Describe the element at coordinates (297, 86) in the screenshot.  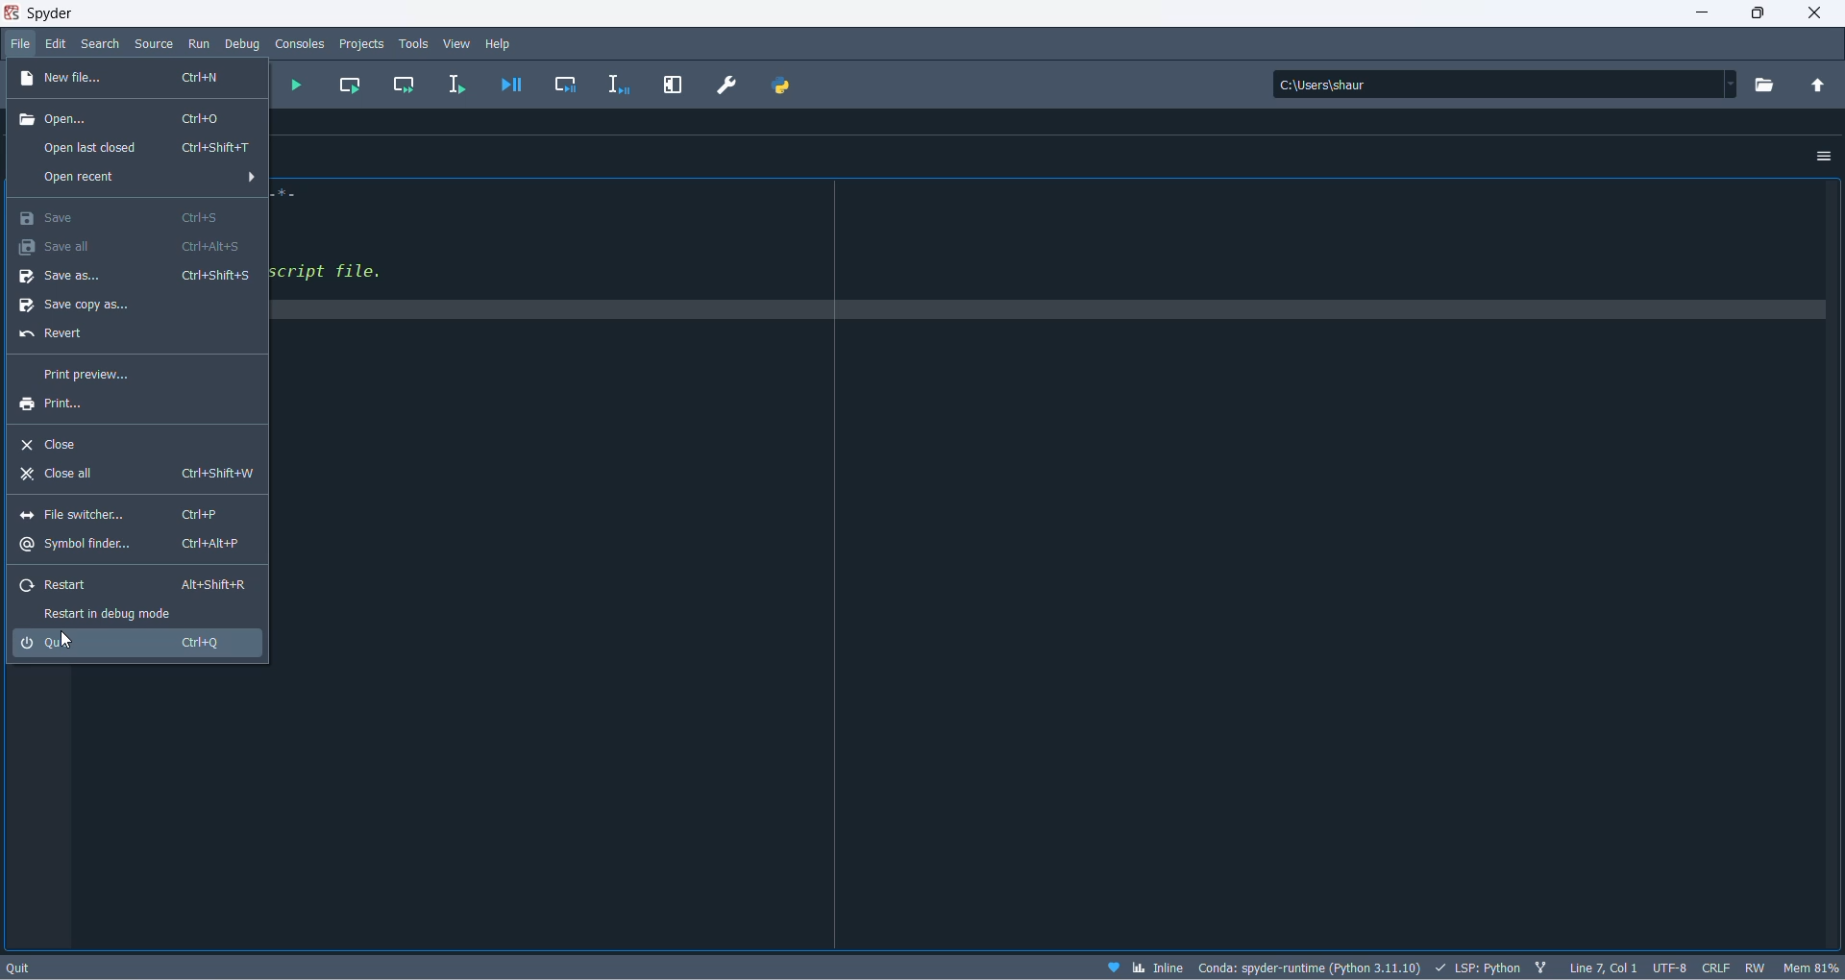
I see `run file` at that location.